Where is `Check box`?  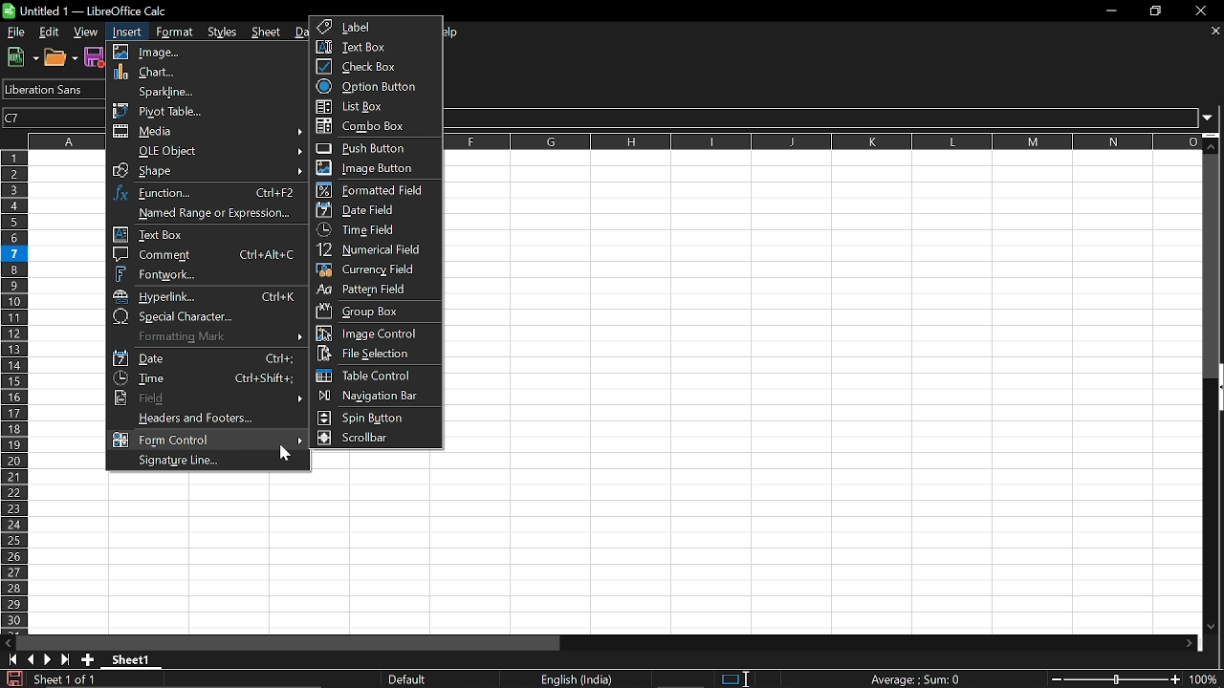 Check box is located at coordinates (367, 66).